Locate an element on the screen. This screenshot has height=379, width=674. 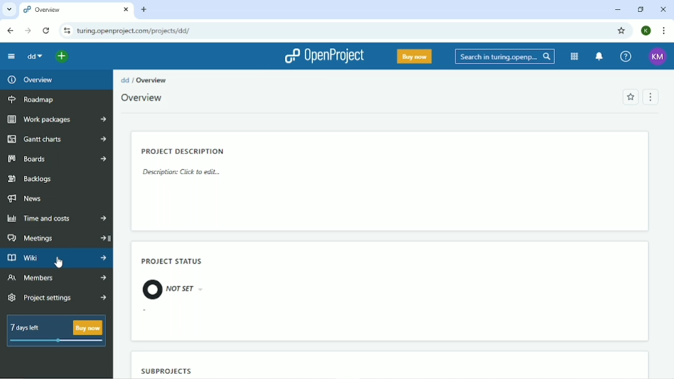
View site information is located at coordinates (65, 31).